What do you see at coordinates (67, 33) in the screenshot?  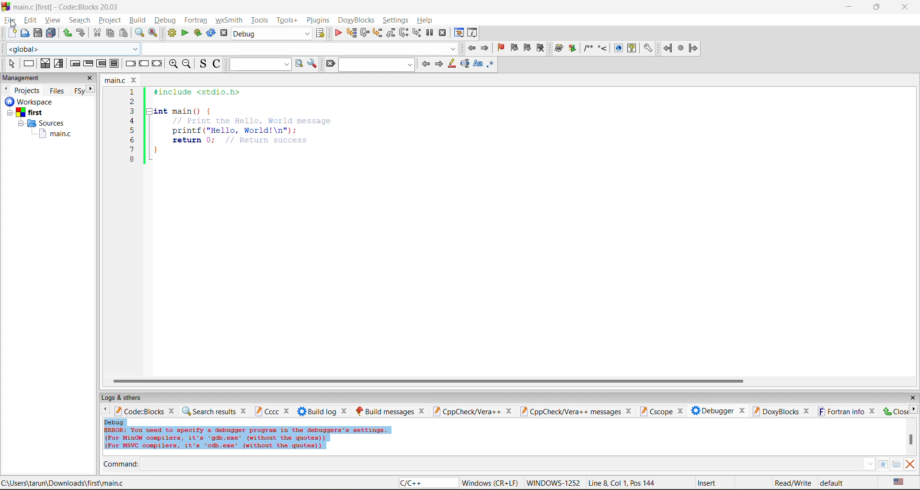 I see `redo` at bounding box center [67, 33].